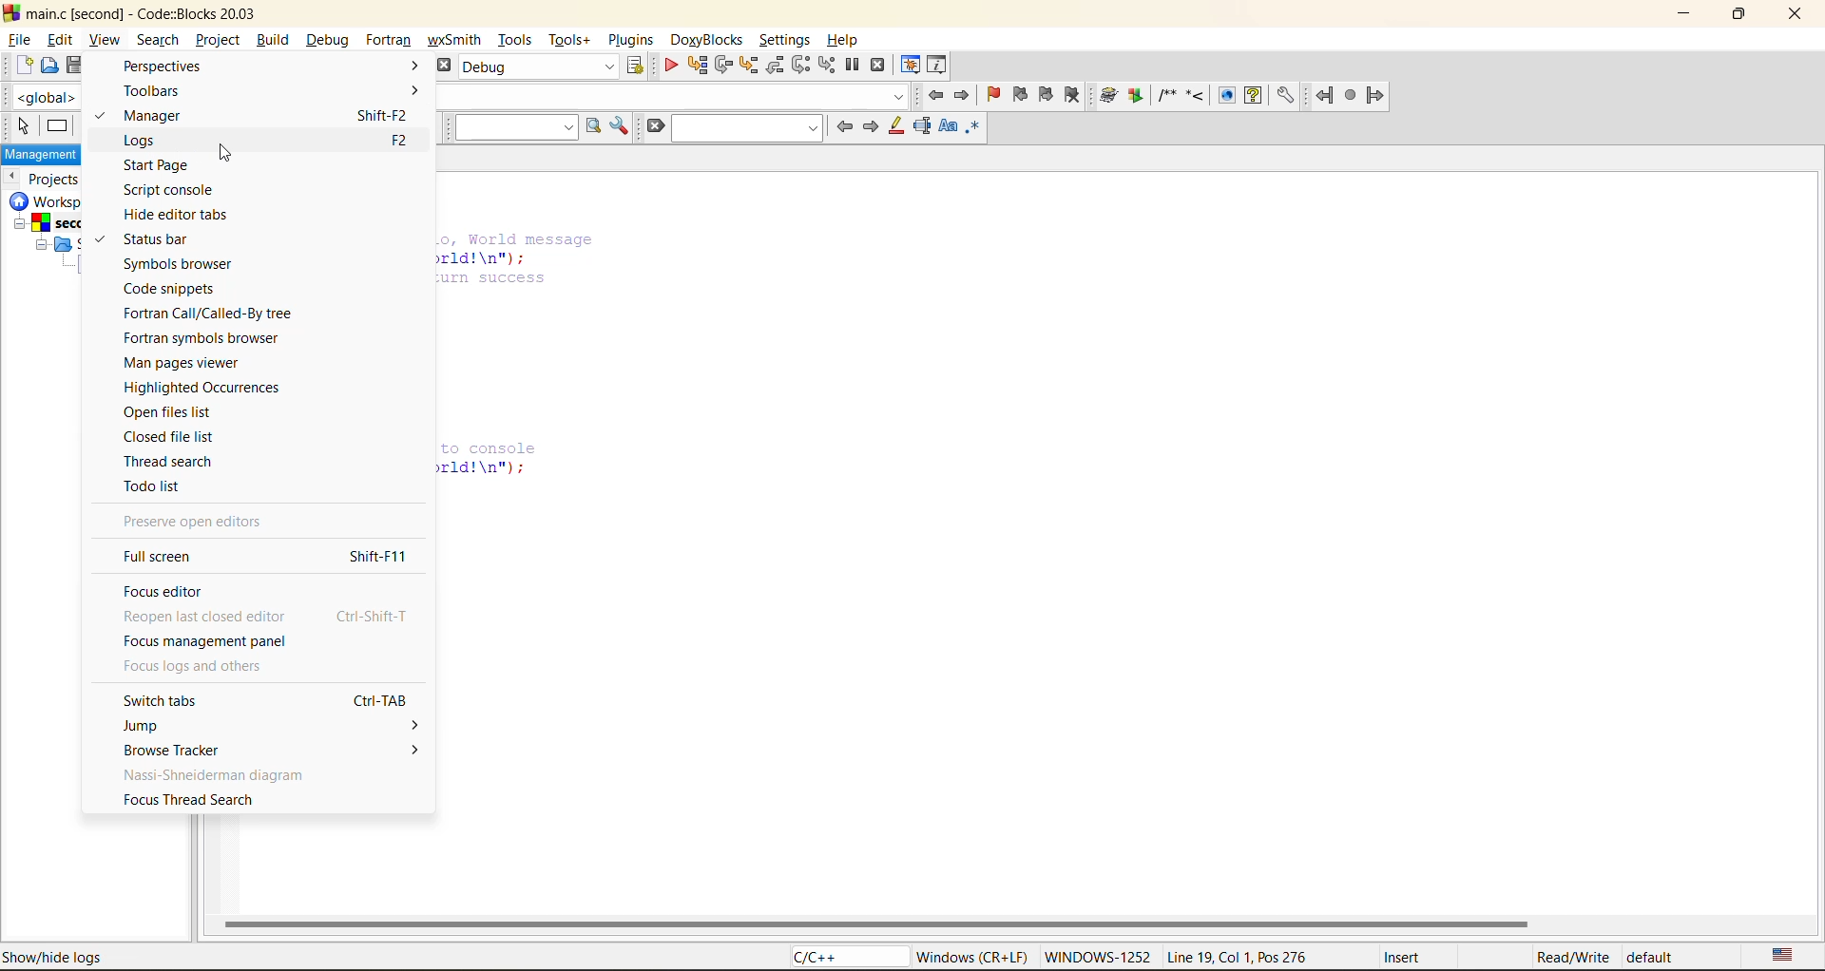  Describe the element at coordinates (57, 178) in the screenshot. I see `projects` at that location.